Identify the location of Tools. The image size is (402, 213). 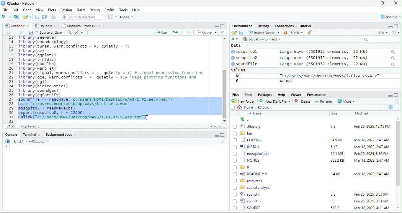
(124, 10).